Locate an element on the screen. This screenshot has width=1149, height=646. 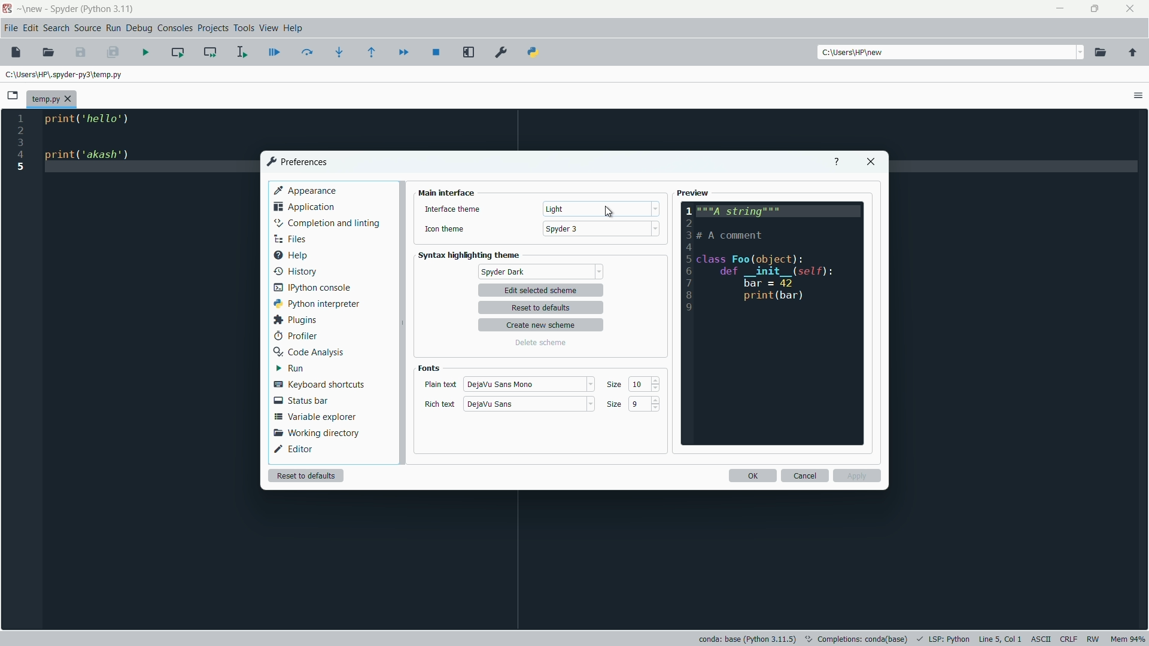
cancel is located at coordinates (805, 476).